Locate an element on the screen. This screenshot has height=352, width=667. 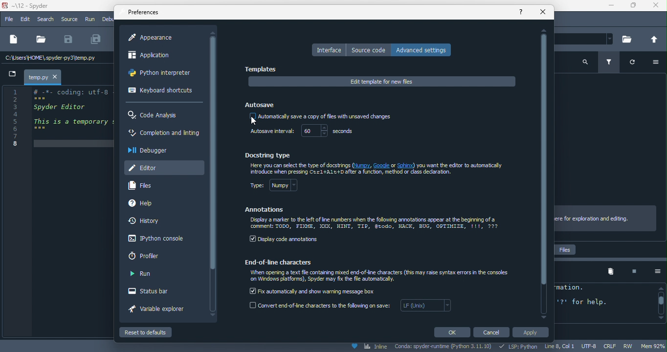
close is located at coordinates (543, 12).